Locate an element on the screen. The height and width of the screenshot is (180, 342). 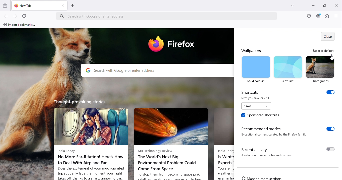
Photographs is located at coordinates (320, 69).